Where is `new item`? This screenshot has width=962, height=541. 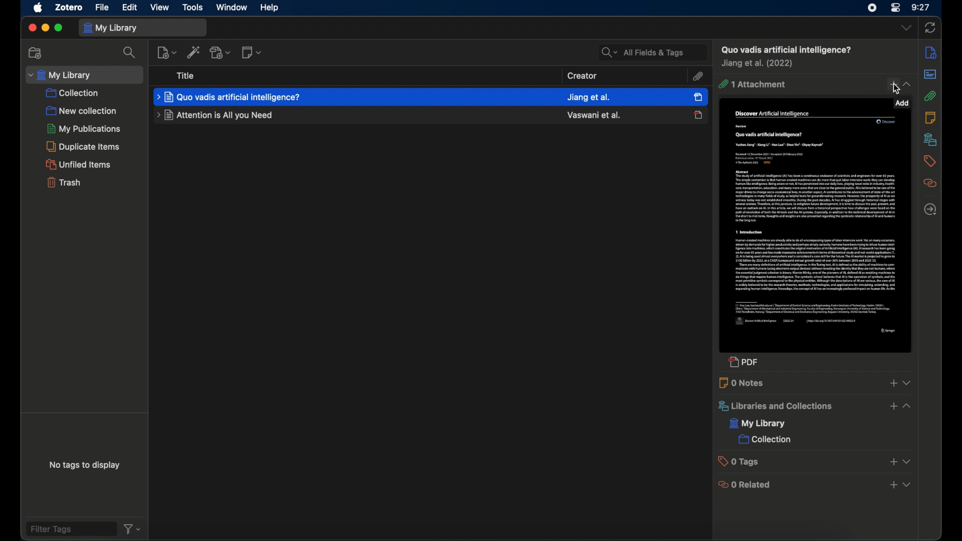
new item is located at coordinates (166, 52).